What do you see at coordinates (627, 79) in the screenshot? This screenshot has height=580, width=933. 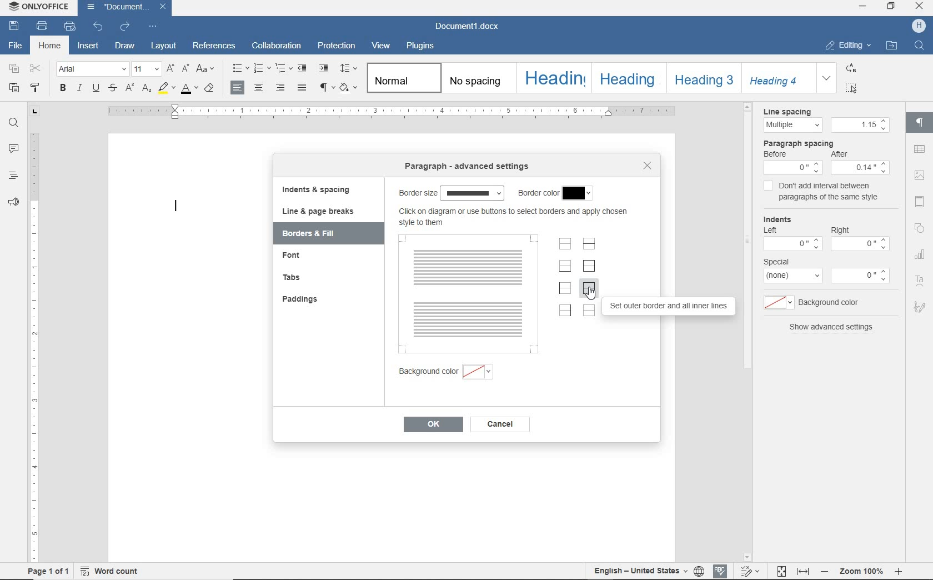 I see `heading2` at bounding box center [627, 79].